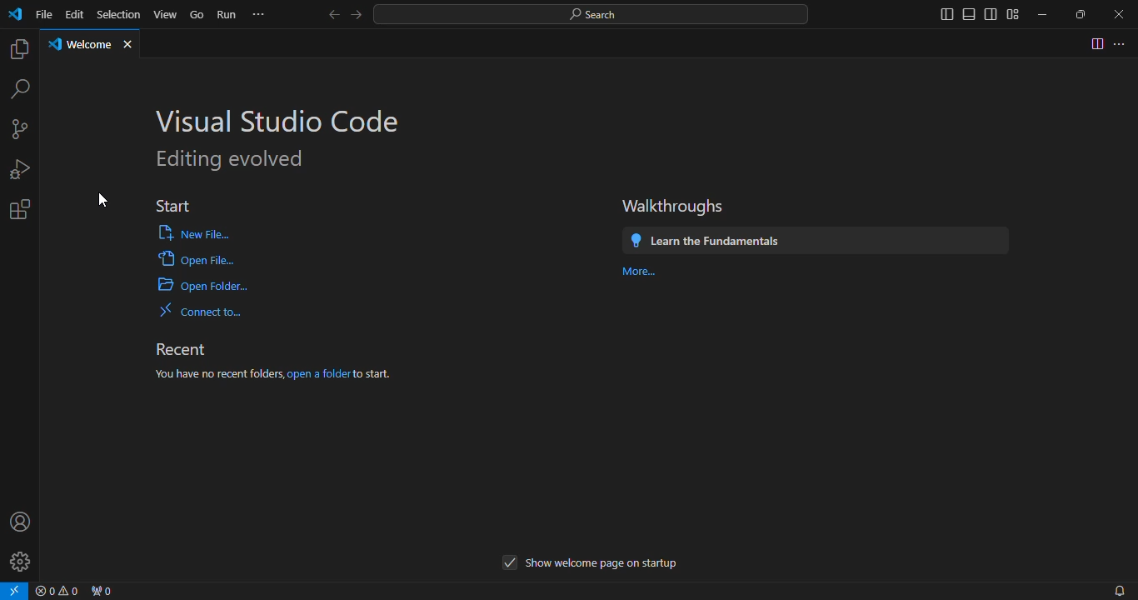 The image size is (1138, 600). Describe the element at coordinates (360, 14) in the screenshot. I see `next` at that location.